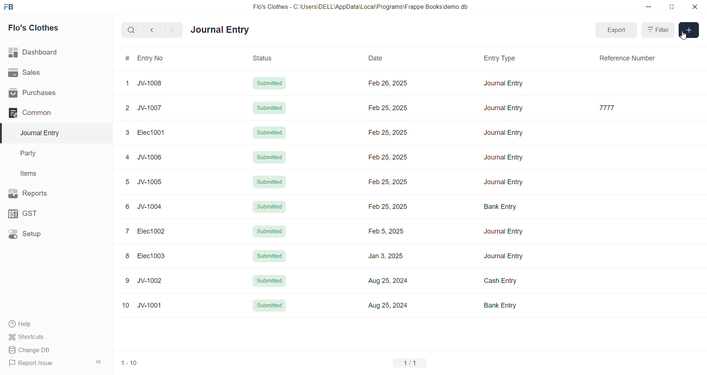 The image size is (707, 375). I want to click on JV-1001, so click(150, 305).